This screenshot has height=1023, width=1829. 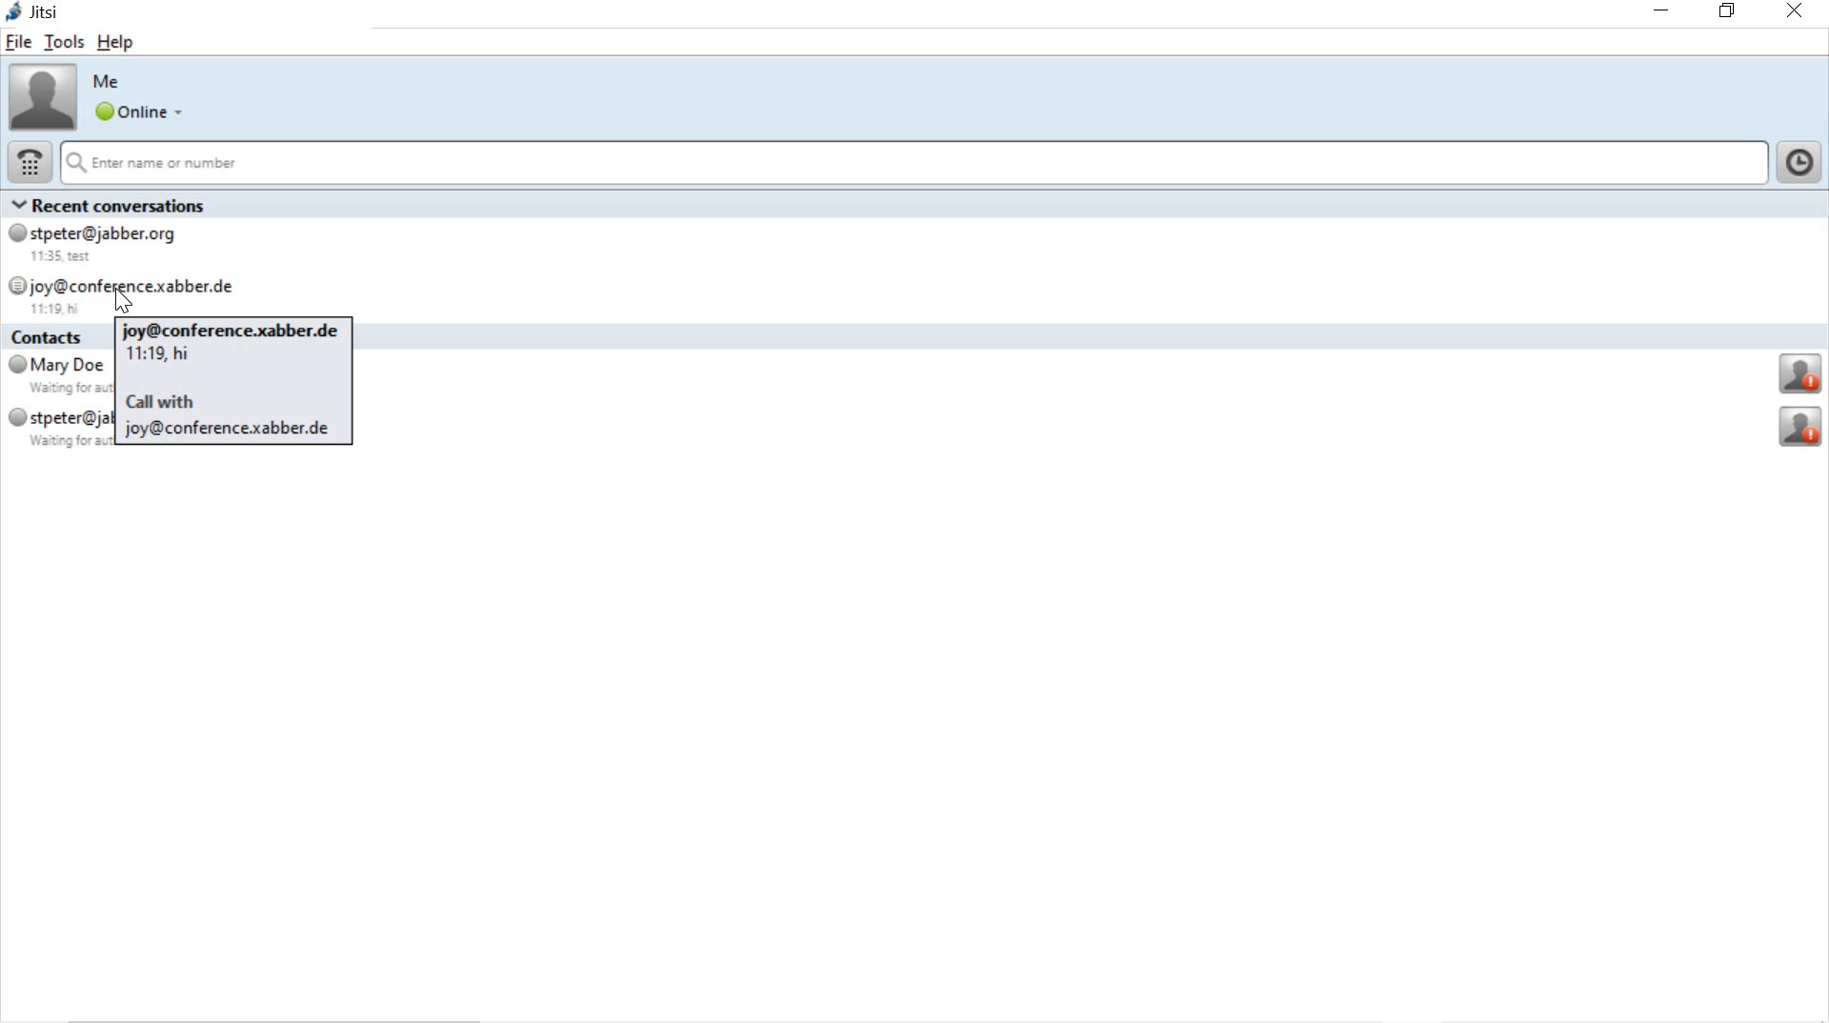 What do you see at coordinates (135, 205) in the screenshot?
I see `Recent conversations` at bounding box center [135, 205].